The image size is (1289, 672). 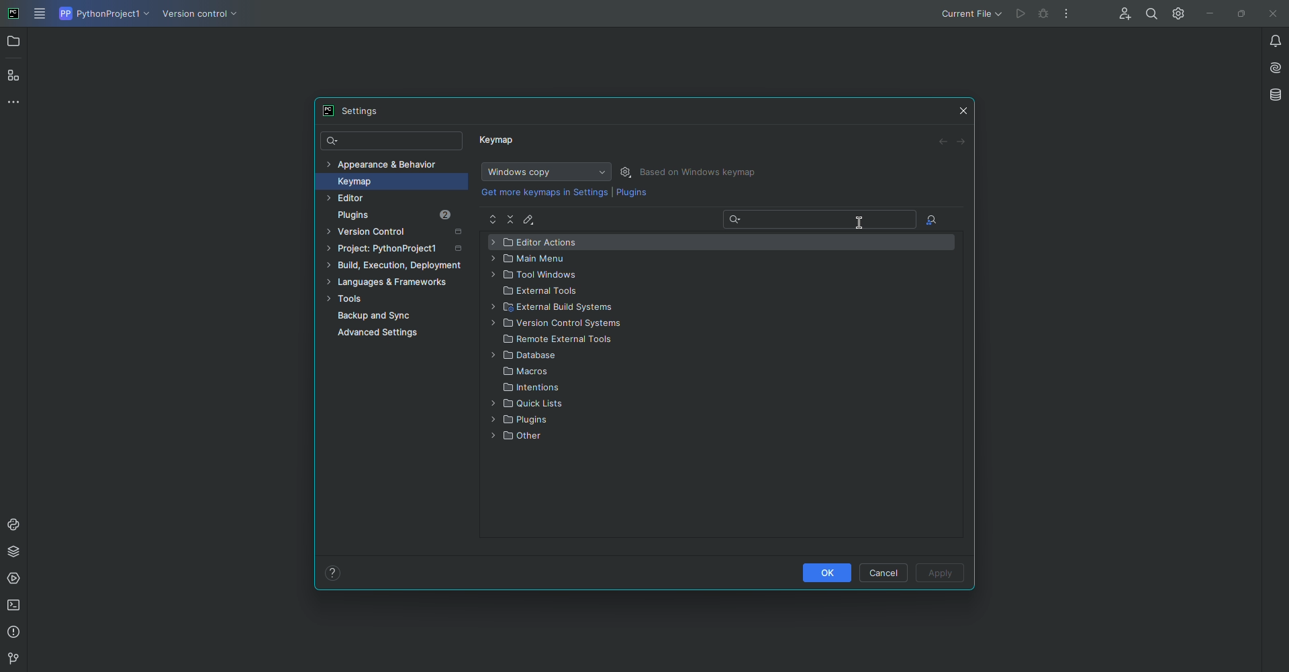 What do you see at coordinates (542, 292) in the screenshot?
I see `External Tools` at bounding box center [542, 292].